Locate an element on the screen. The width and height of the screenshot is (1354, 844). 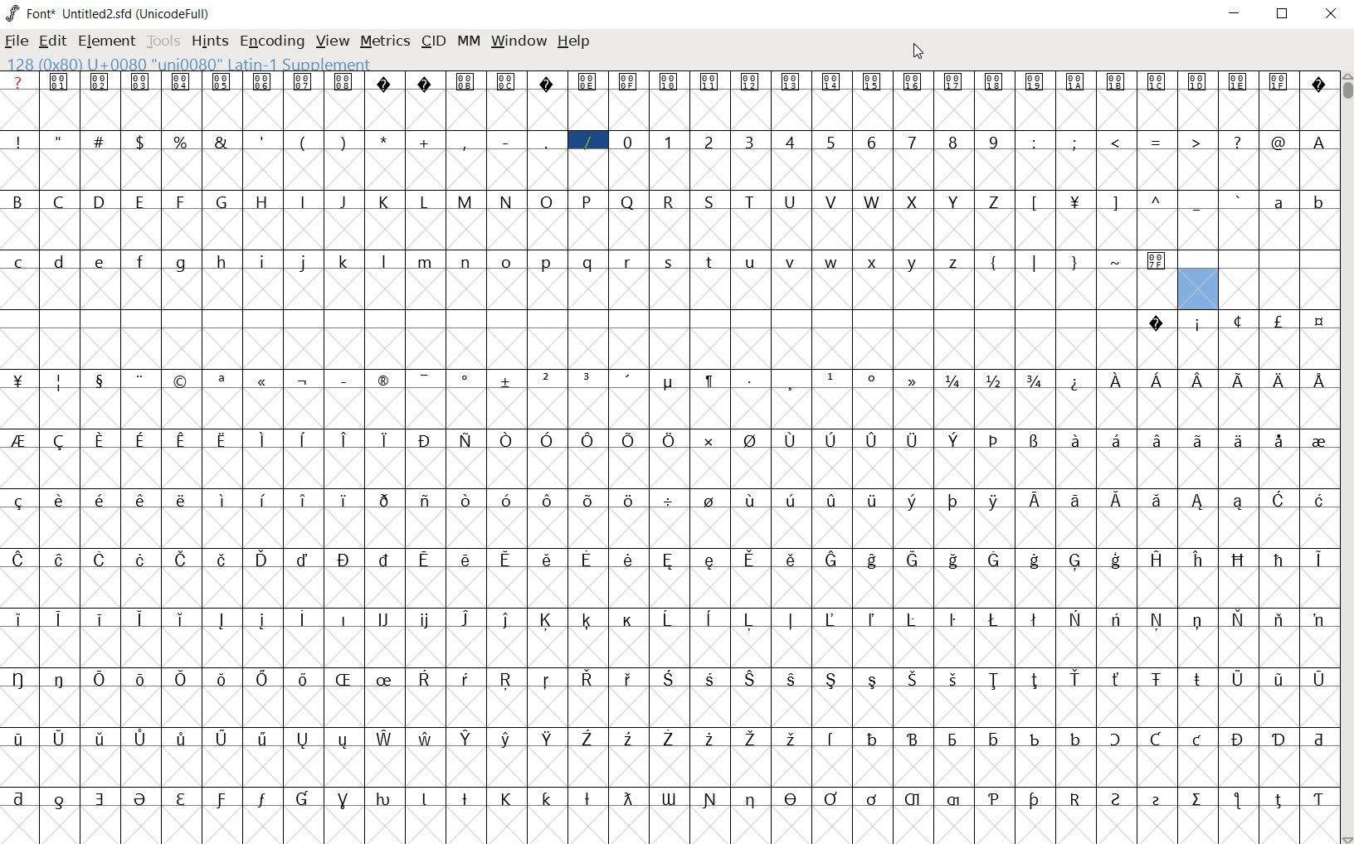
glyph is located at coordinates (832, 376).